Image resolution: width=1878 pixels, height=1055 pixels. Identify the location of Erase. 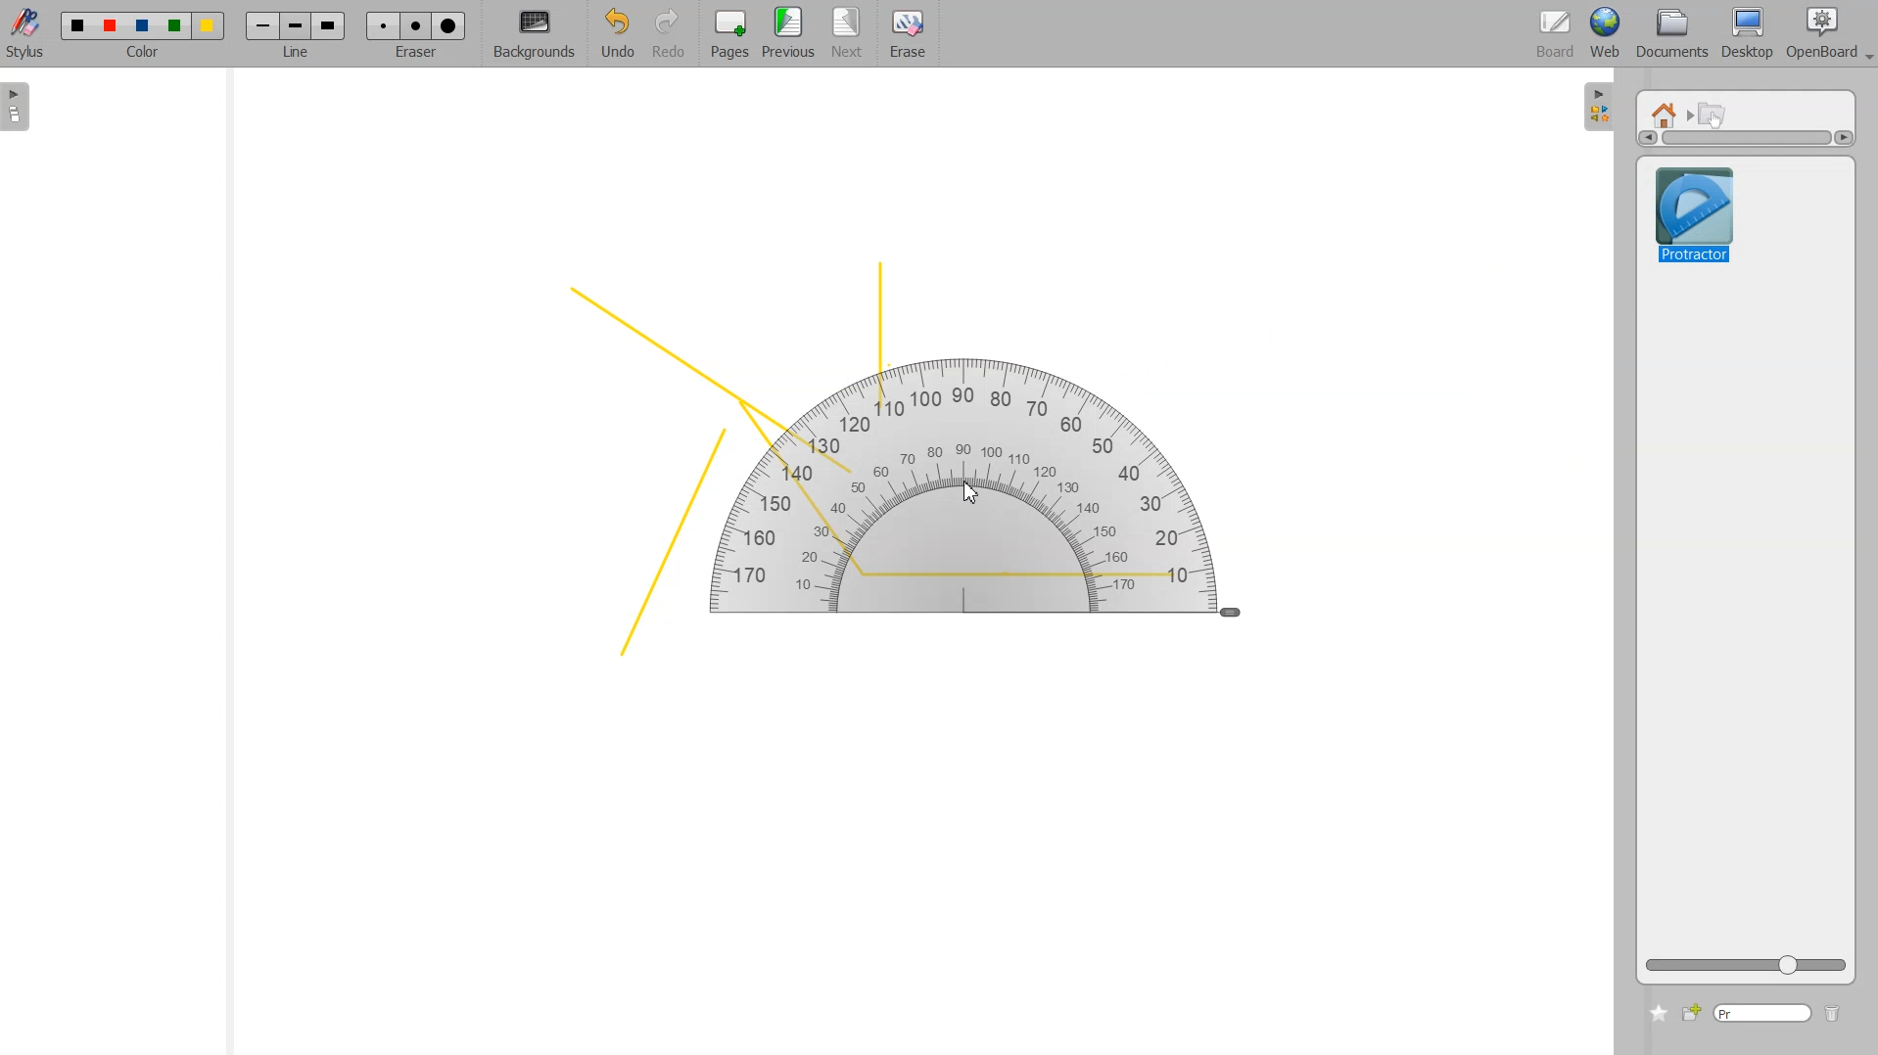
(907, 34).